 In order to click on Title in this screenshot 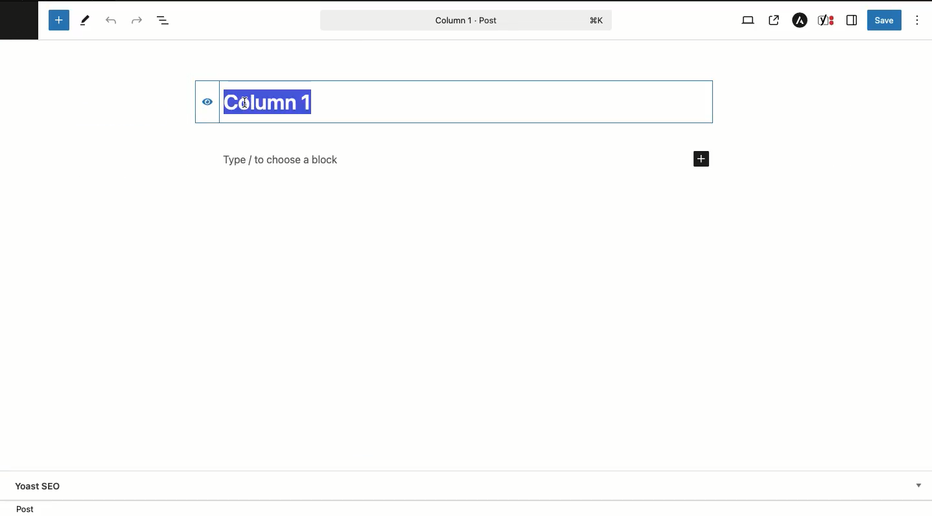, I will do `click(273, 100)`.